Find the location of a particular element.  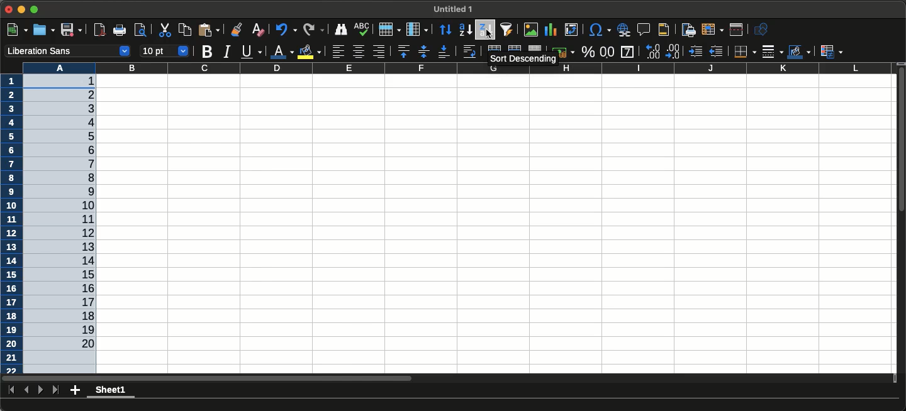

Scrol is located at coordinates (208, 380).